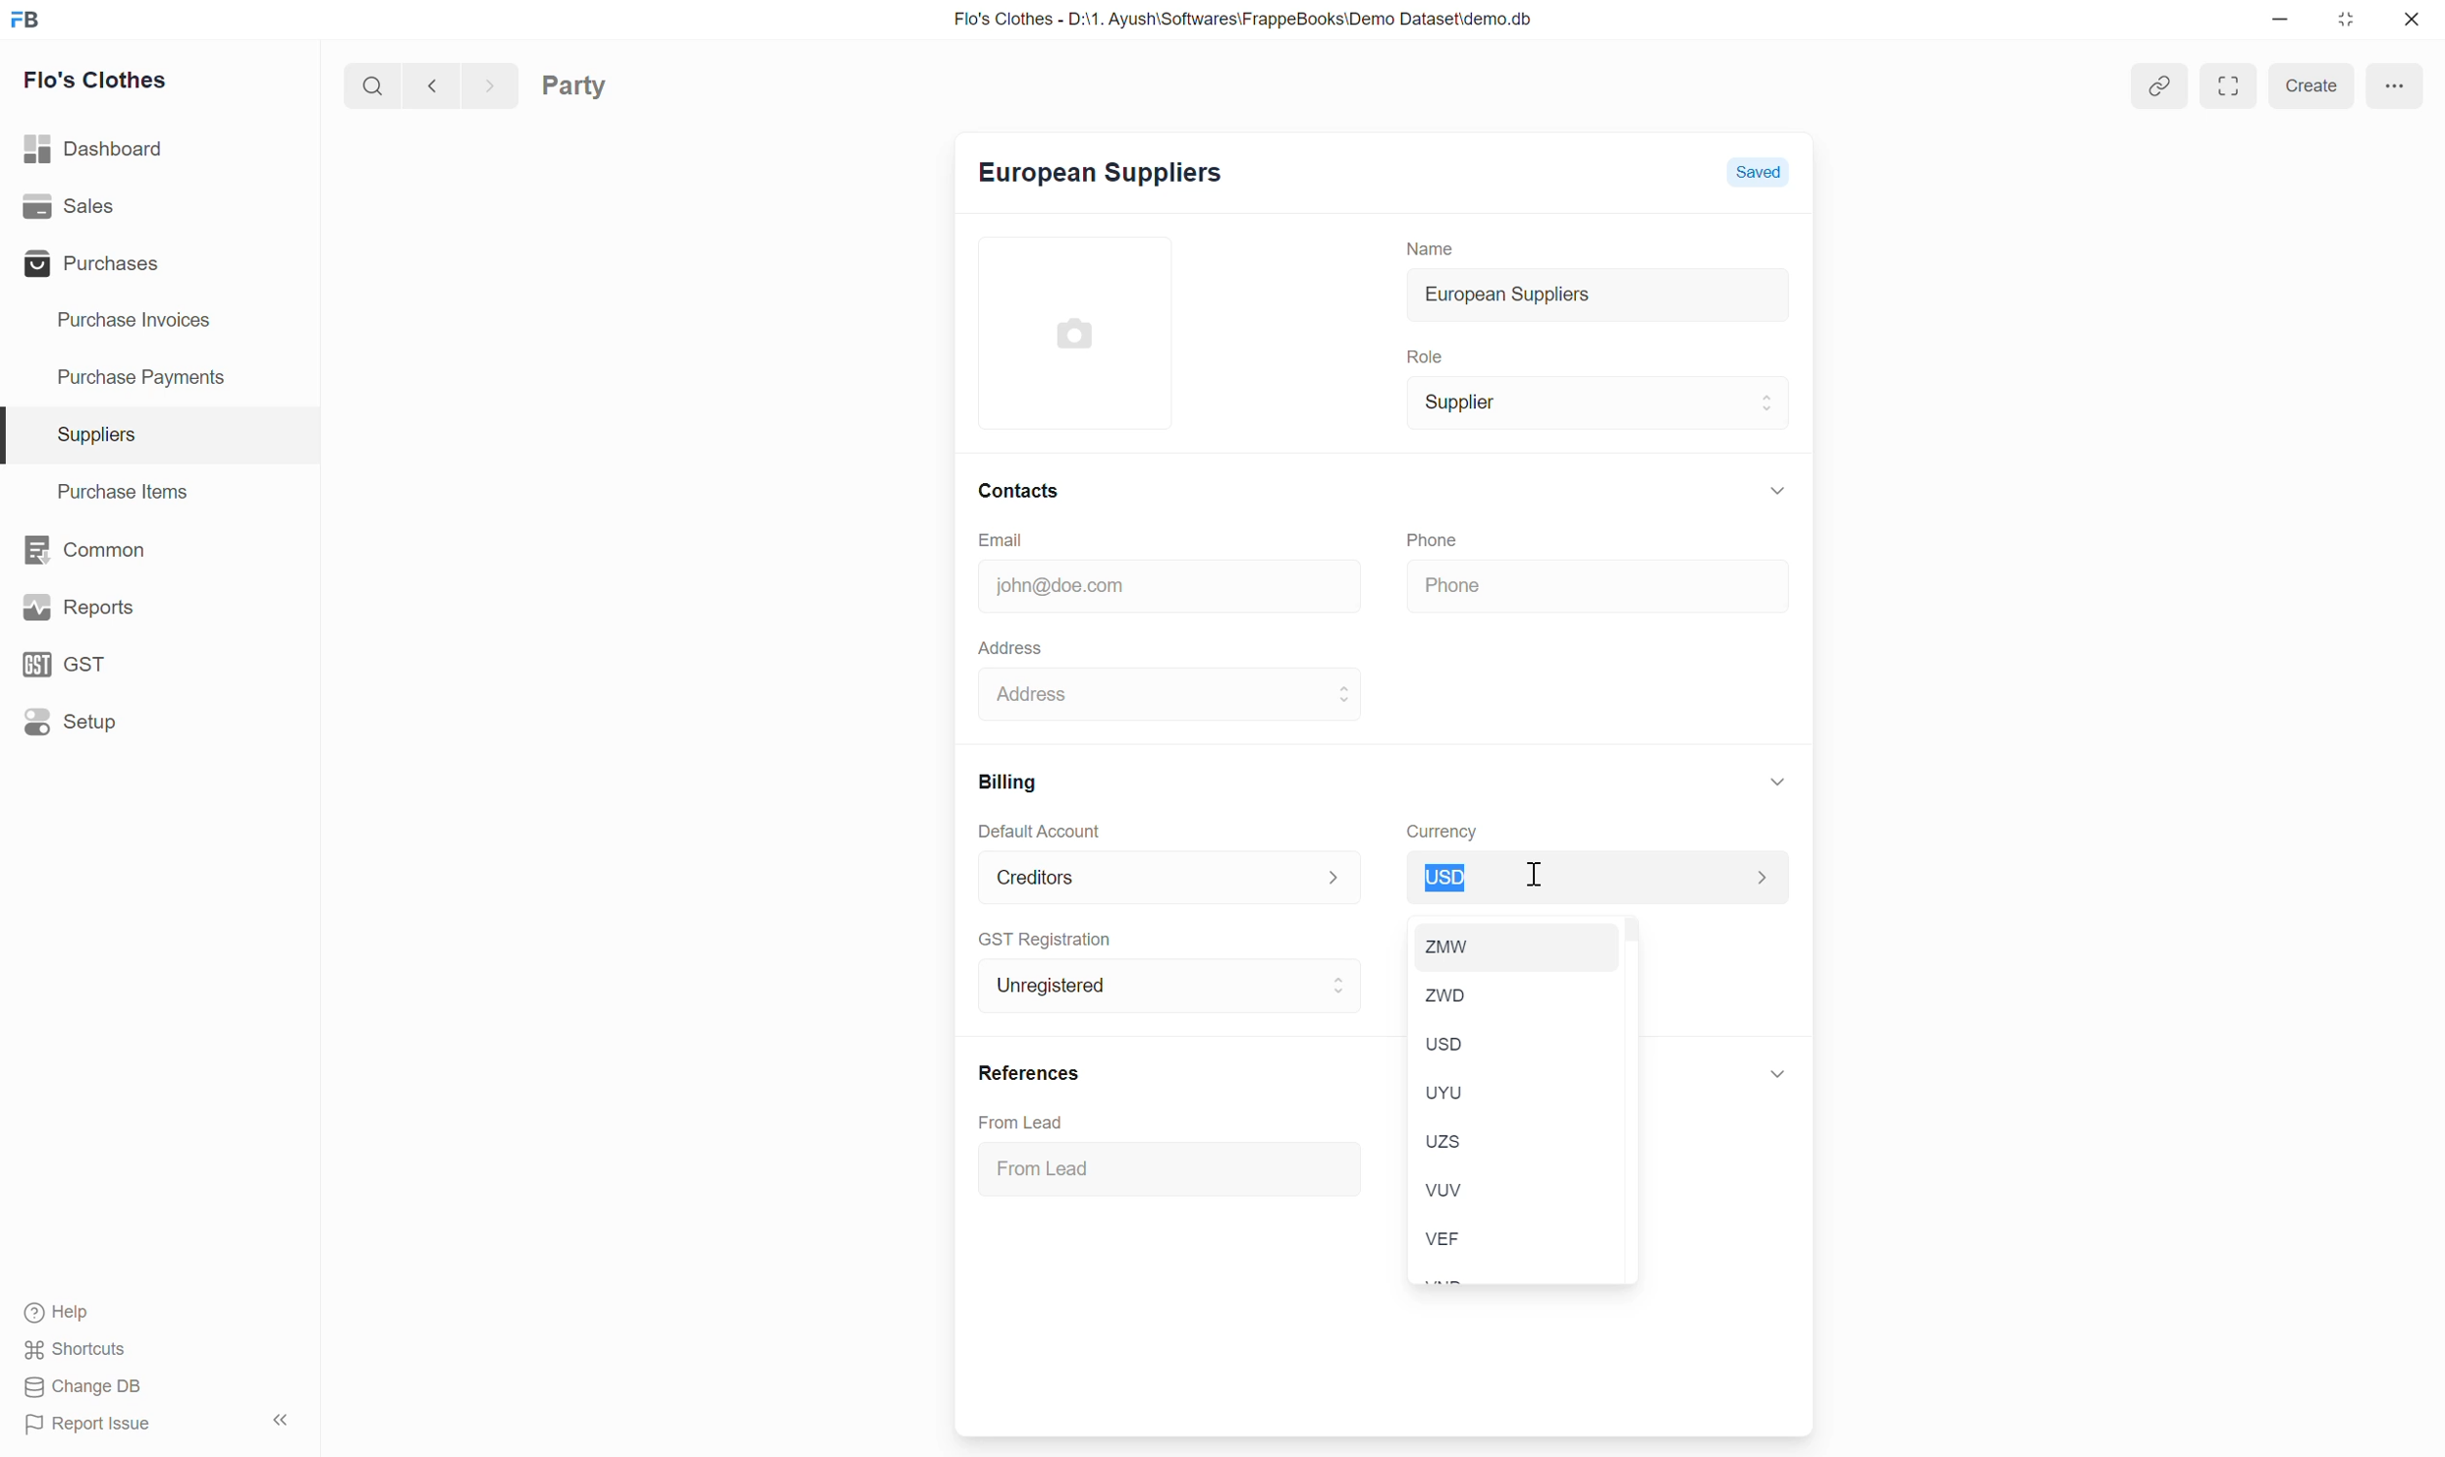 Image resolution: width=2445 pixels, height=1457 pixels. What do you see at coordinates (73, 1351) in the screenshot?
I see `Shortcuts` at bounding box center [73, 1351].